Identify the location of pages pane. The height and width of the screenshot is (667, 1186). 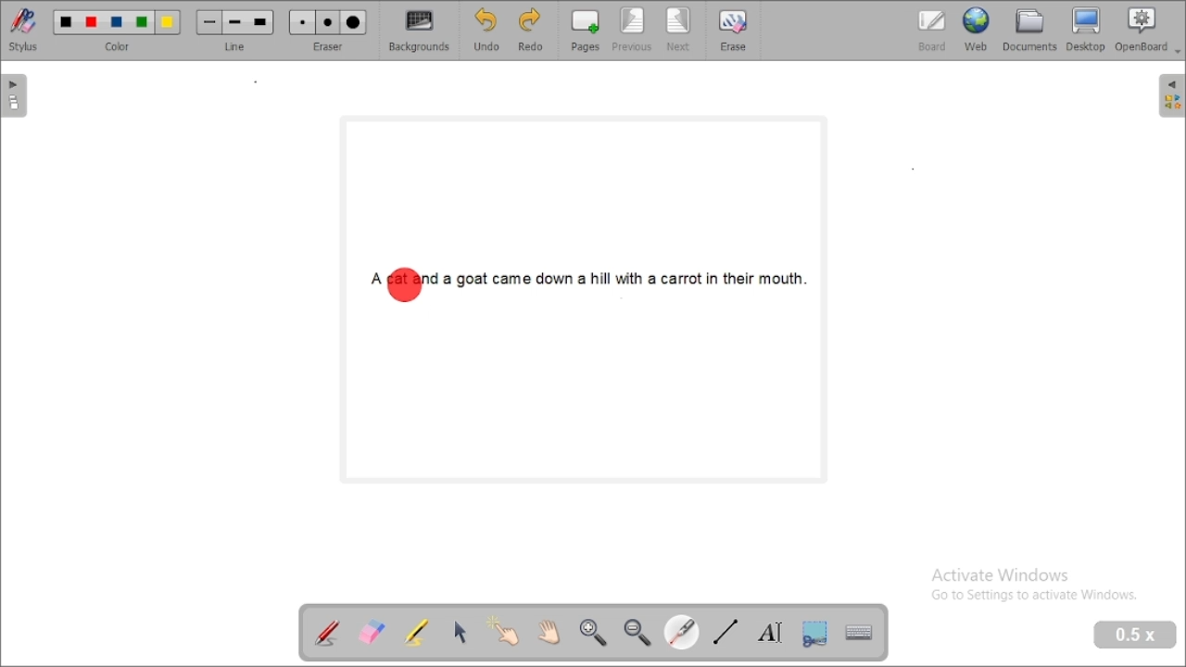
(17, 95).